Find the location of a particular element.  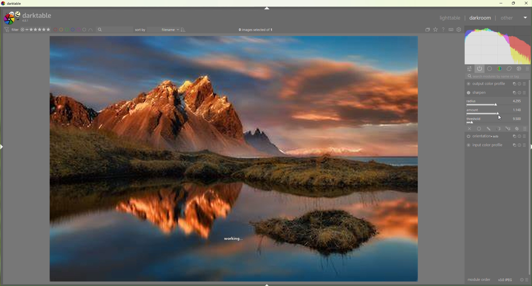

filter by images color label is located at coordinates (74, 30).